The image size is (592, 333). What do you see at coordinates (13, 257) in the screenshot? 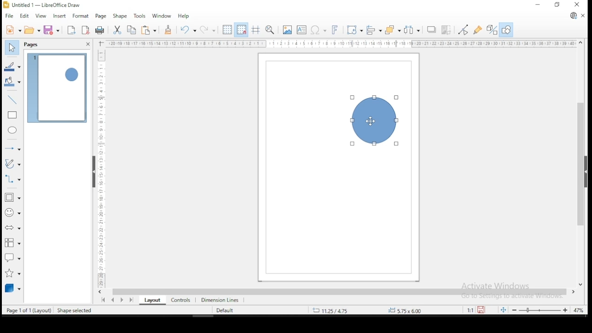
I see `callout shapes` at bounding box center [13, 257].